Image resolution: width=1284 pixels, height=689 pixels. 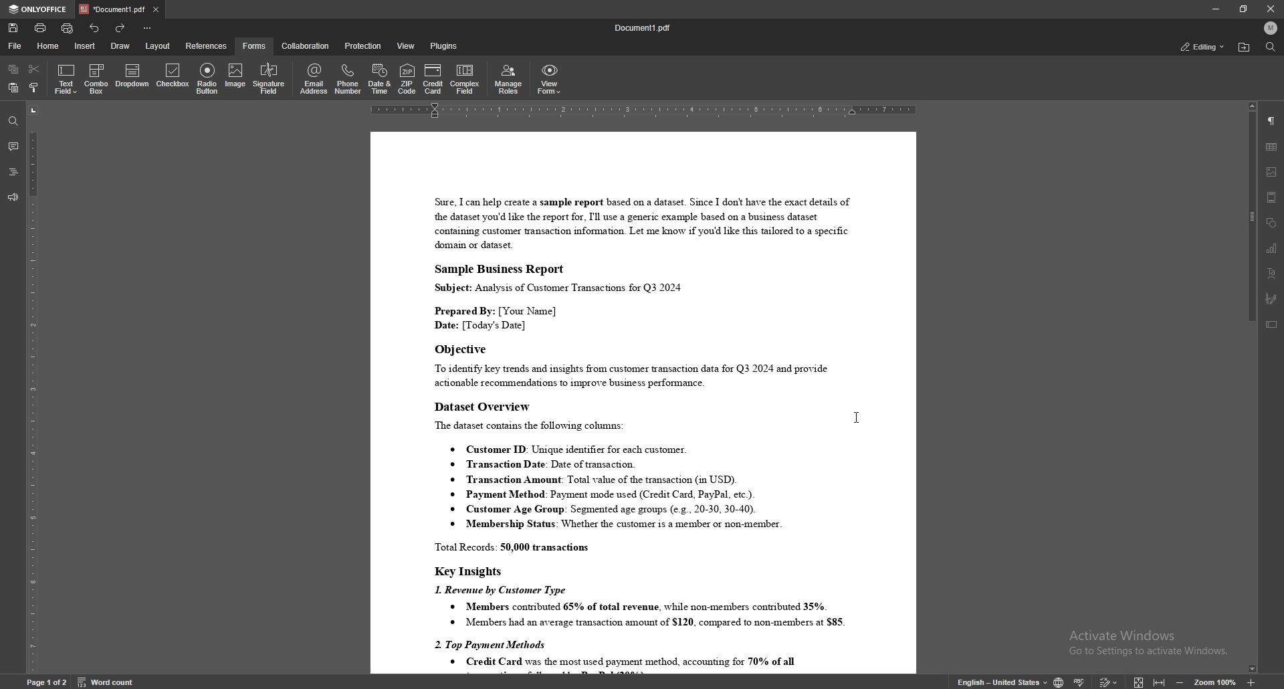 What do you see at coordinates (122, 45) in the screenshot?
I see `draw` at bounding box center [122, 45].